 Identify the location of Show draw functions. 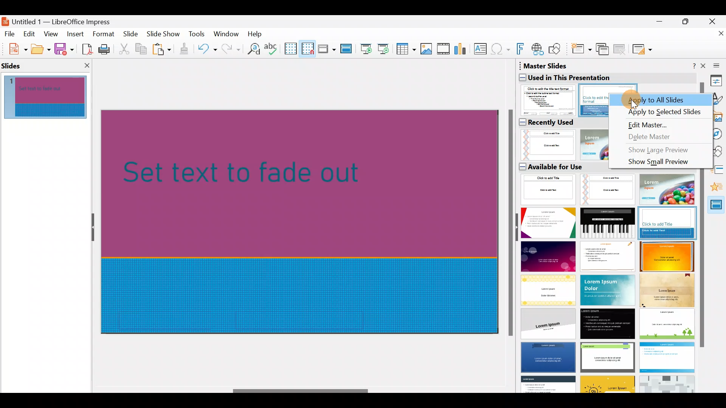
(556, 49).